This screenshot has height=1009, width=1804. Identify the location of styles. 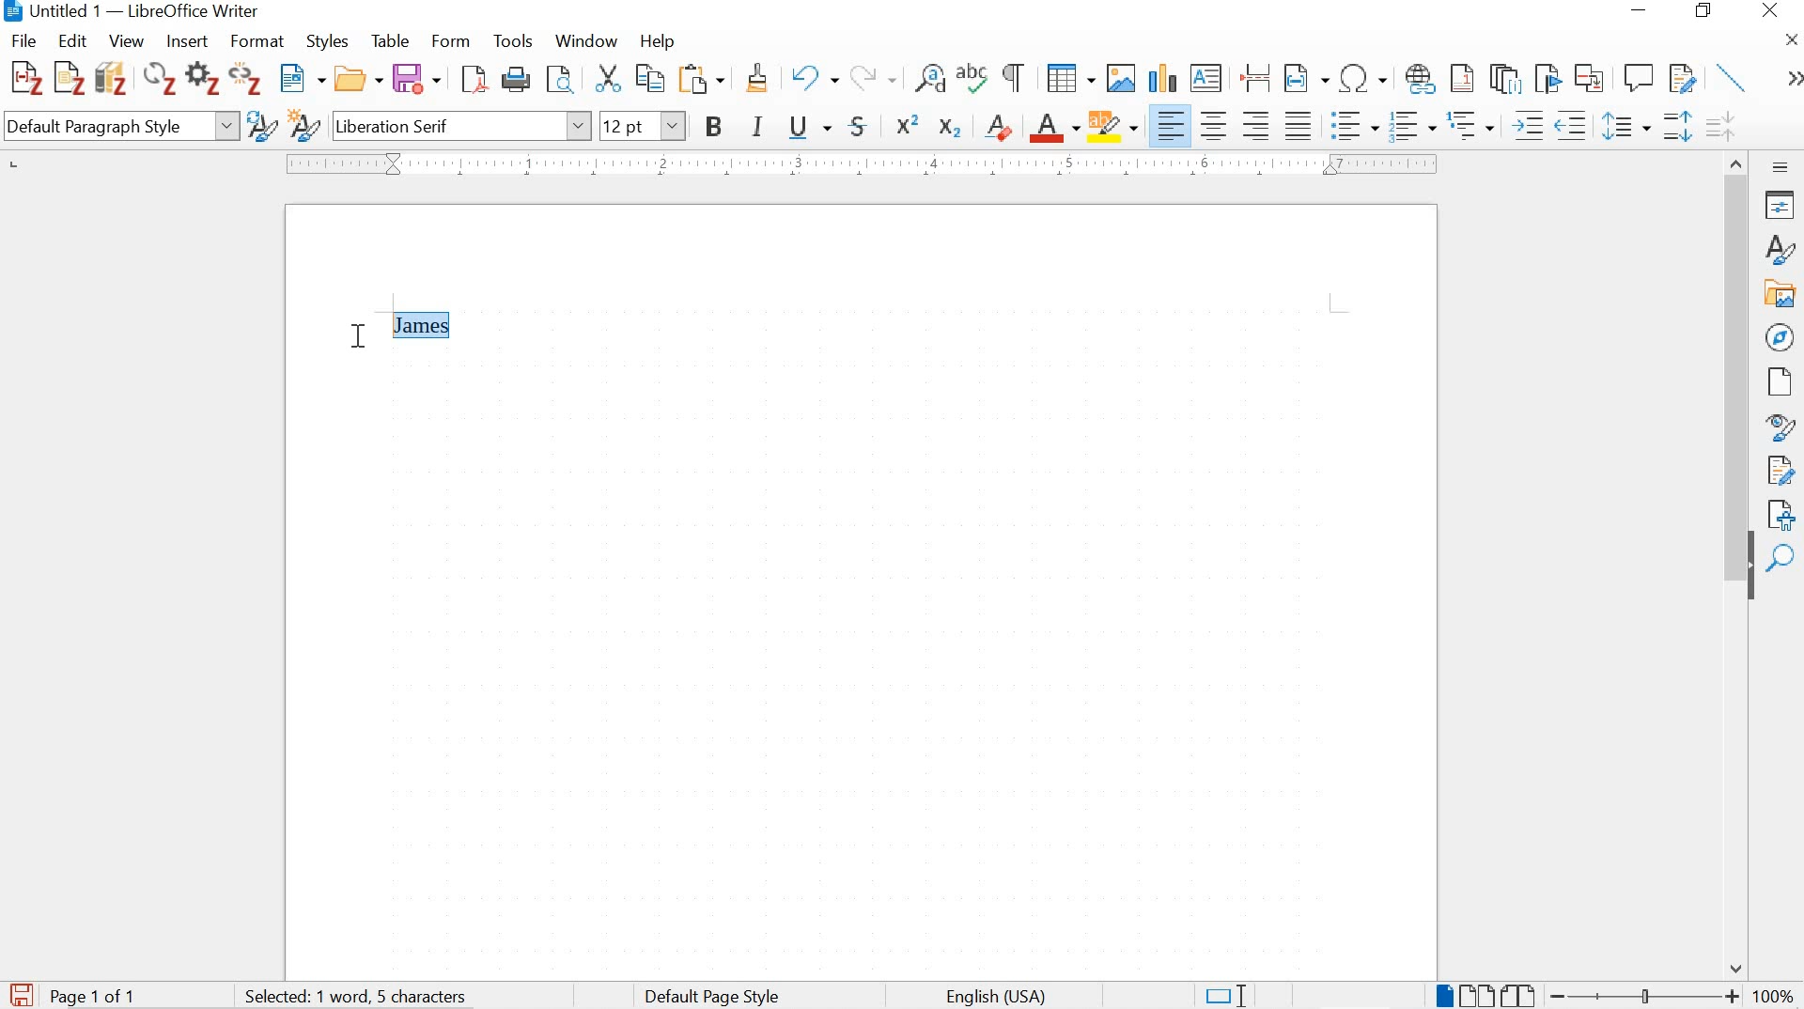
(1782, 249).